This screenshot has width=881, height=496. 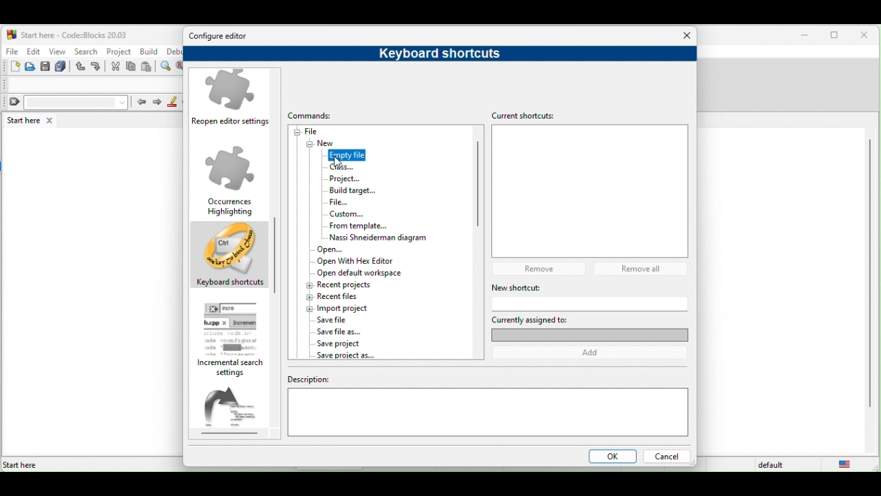 What do you see at coordinates (326, 143) in the screenshot?
I see `new` at bounding box center [326, 143].